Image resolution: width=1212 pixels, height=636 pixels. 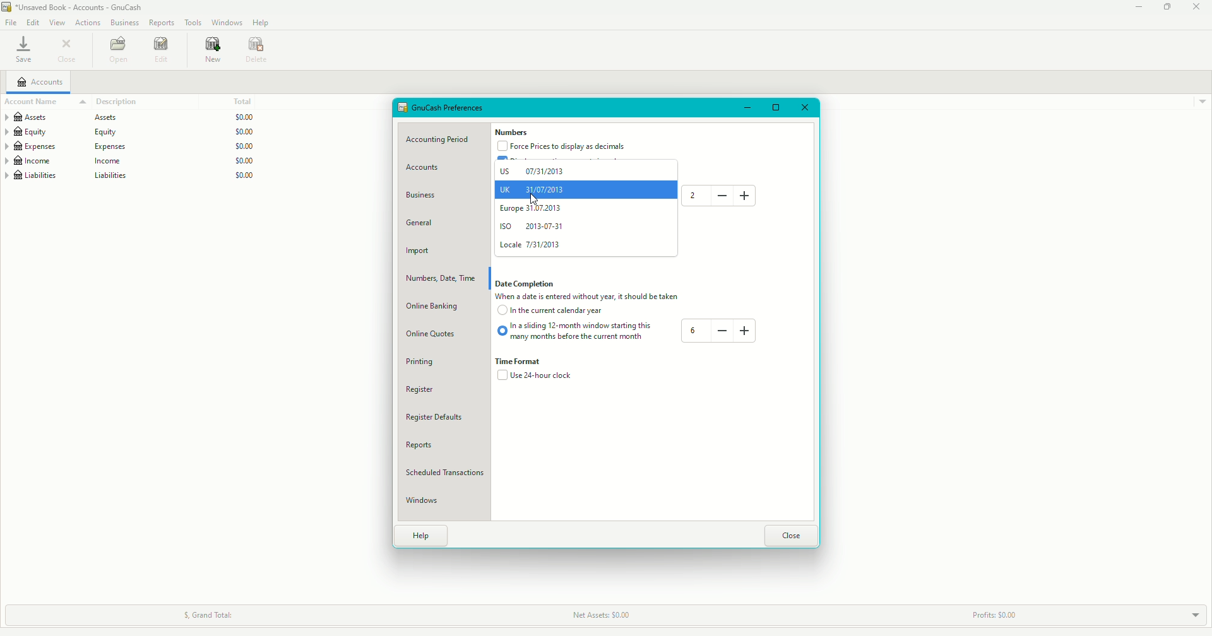 I want to click on Description, so click(x=110, y=100).